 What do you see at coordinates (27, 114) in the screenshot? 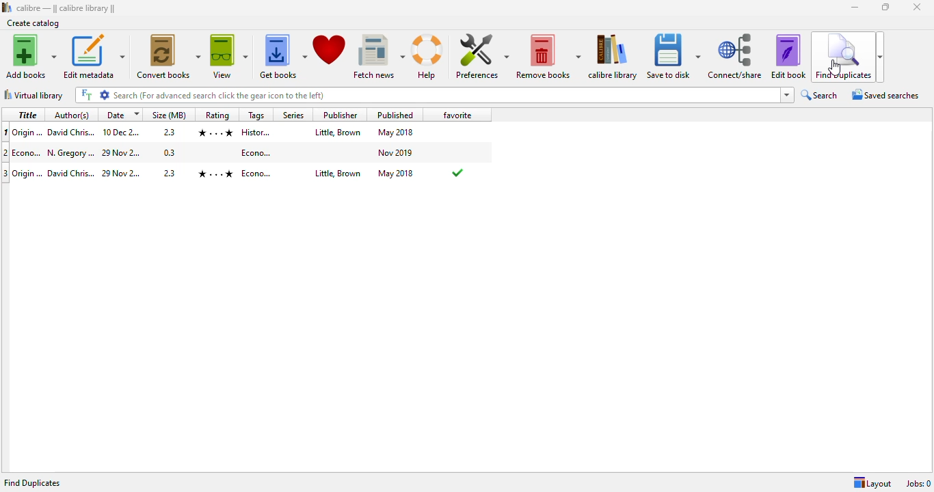
I see `title` at bounding box center [27, 114].